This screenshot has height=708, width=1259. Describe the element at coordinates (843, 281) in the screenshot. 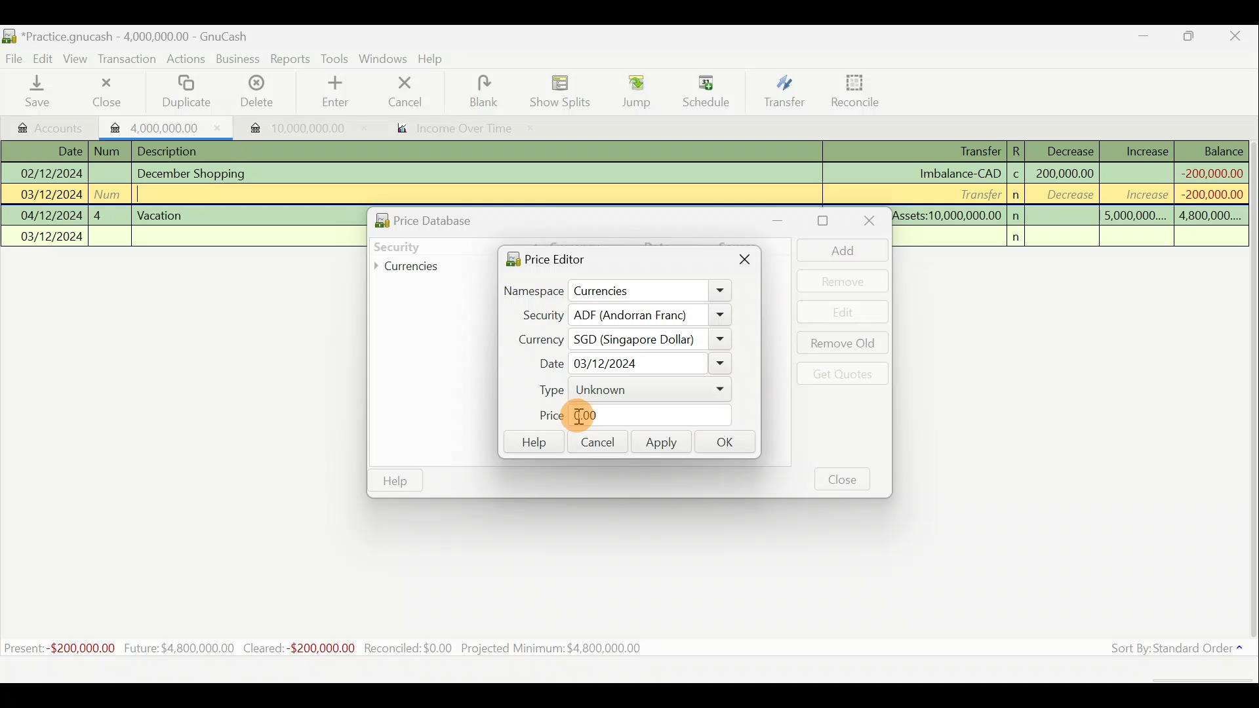

I see `Remove` at that location.